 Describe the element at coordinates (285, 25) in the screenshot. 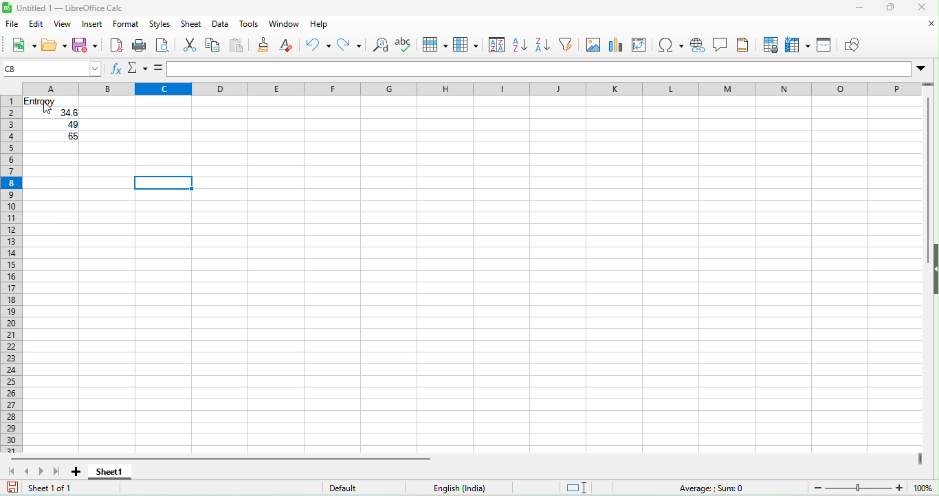

I see `window` at that location.